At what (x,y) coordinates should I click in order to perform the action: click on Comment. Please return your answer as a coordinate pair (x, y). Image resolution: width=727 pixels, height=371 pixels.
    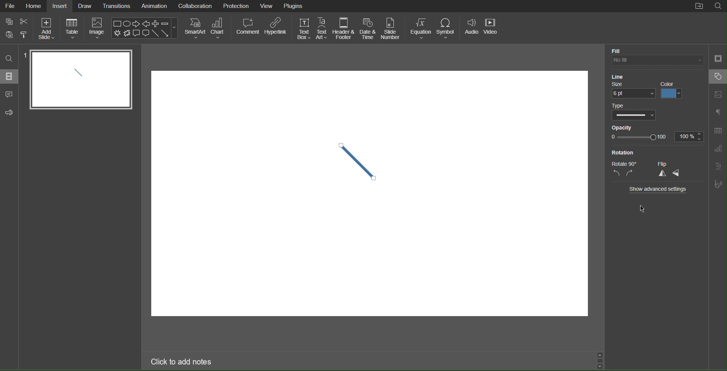
    Looking at the image, I should click on (247, 28).